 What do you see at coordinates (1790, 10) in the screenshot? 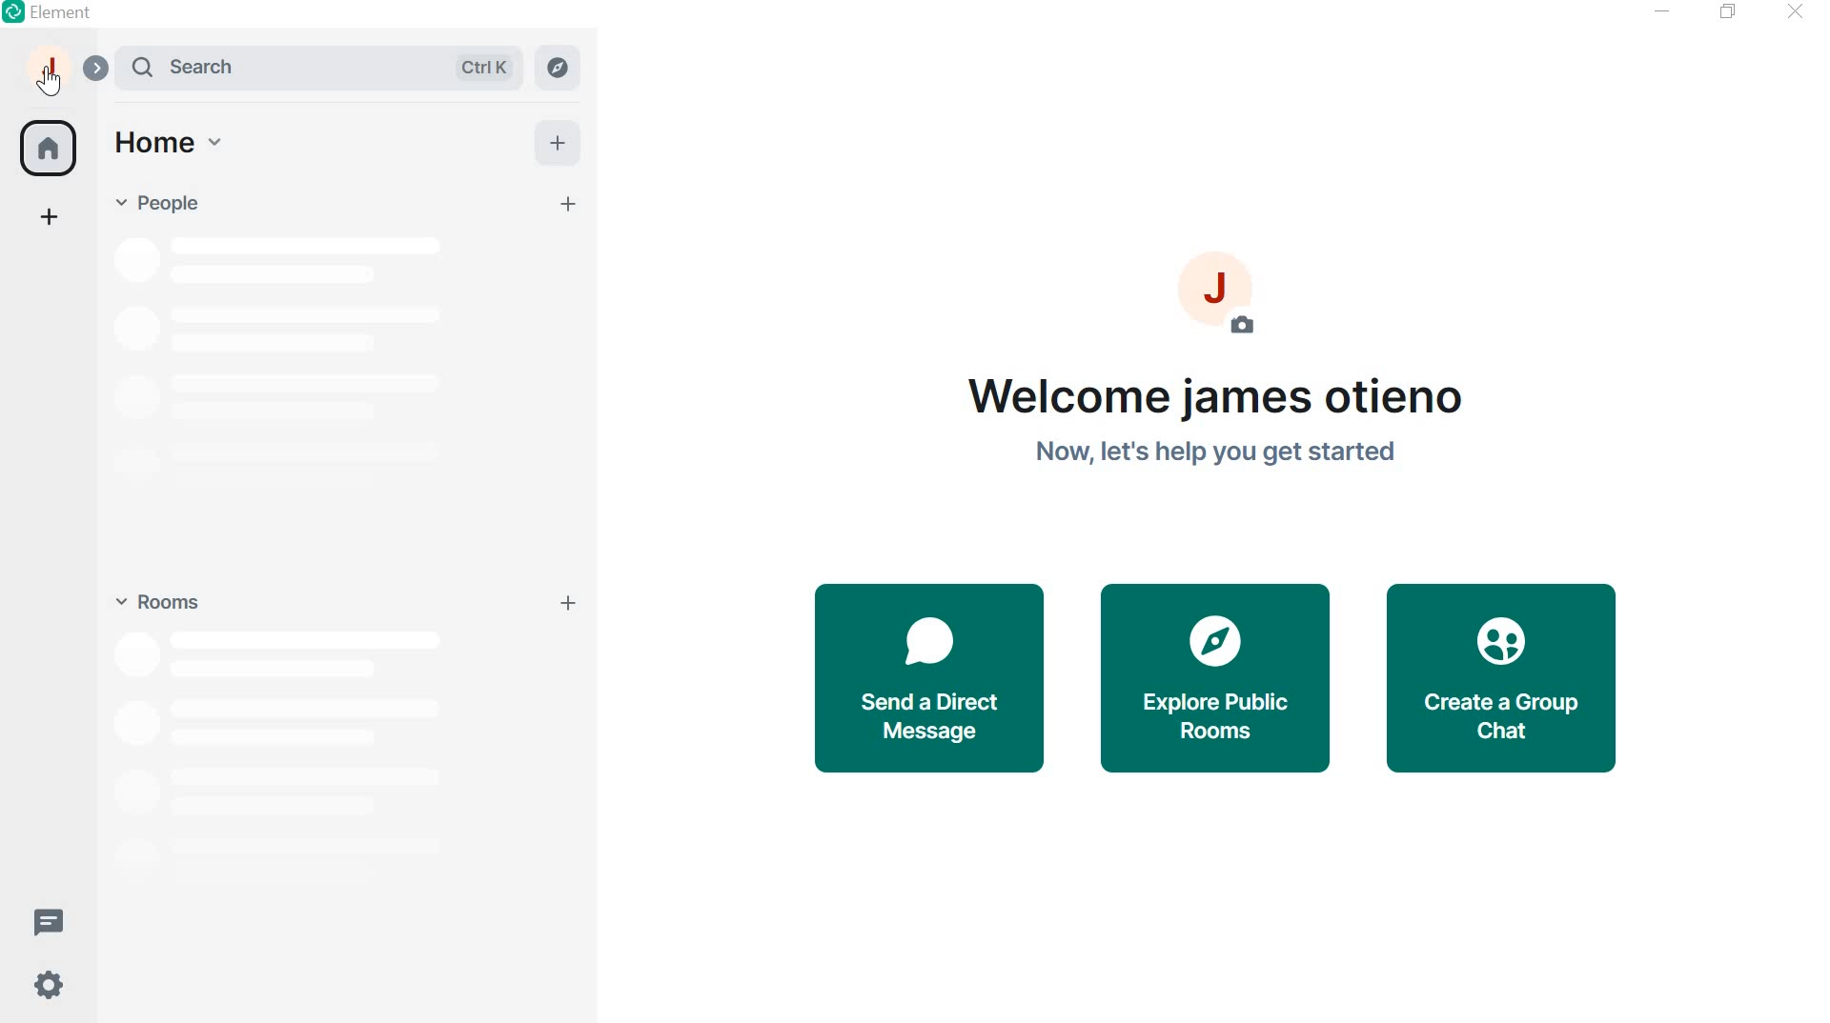
I see `CLOSE` at bounding box center [1790, 10].